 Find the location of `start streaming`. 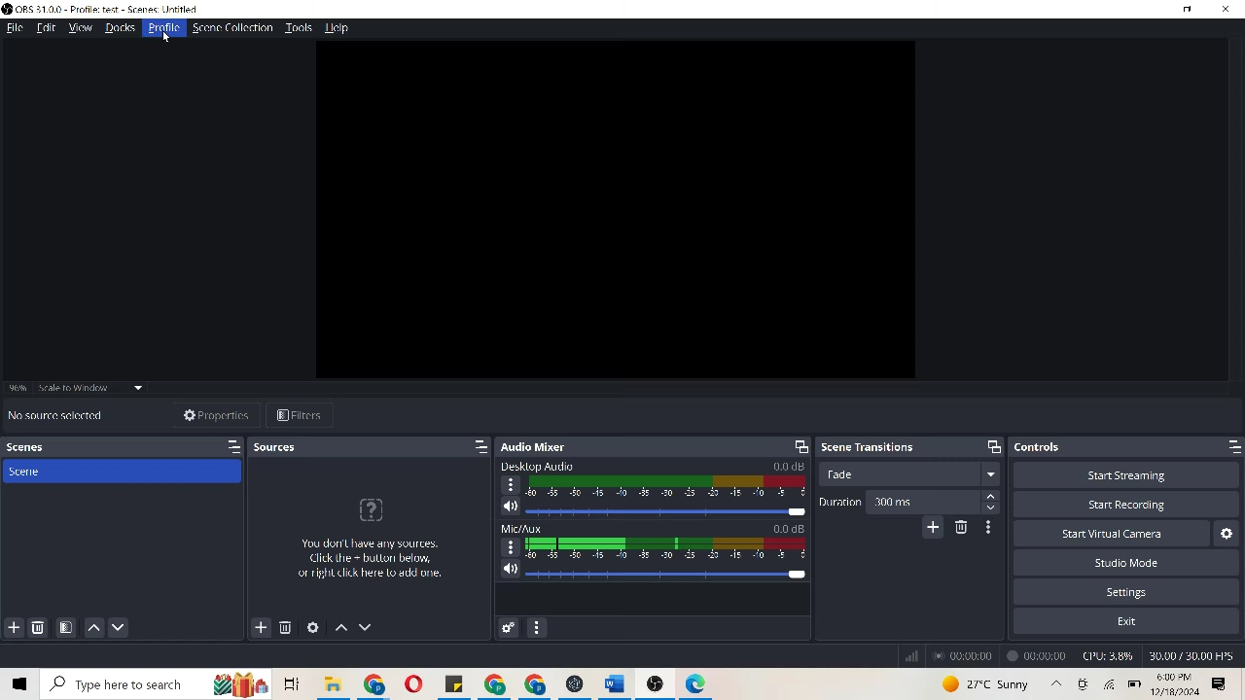

start streaming is located at coordinates (1128, 473).